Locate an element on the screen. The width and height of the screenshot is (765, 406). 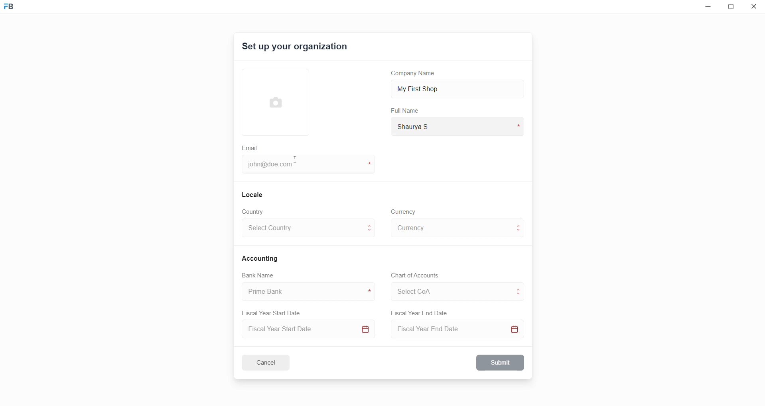
select currency is located at coordinates (451, 227).